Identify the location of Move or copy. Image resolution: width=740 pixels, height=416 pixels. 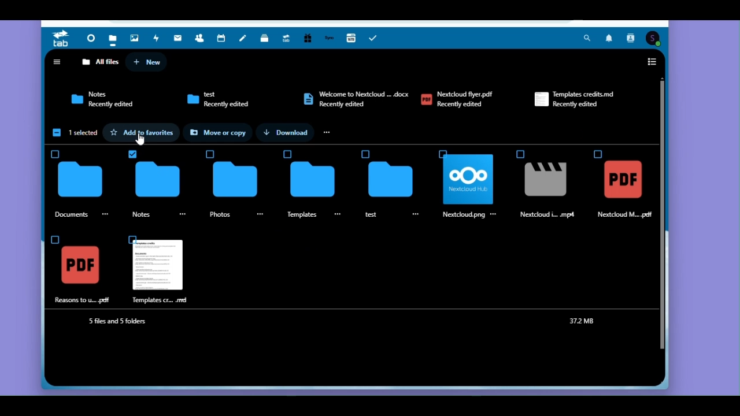
(218, 135).